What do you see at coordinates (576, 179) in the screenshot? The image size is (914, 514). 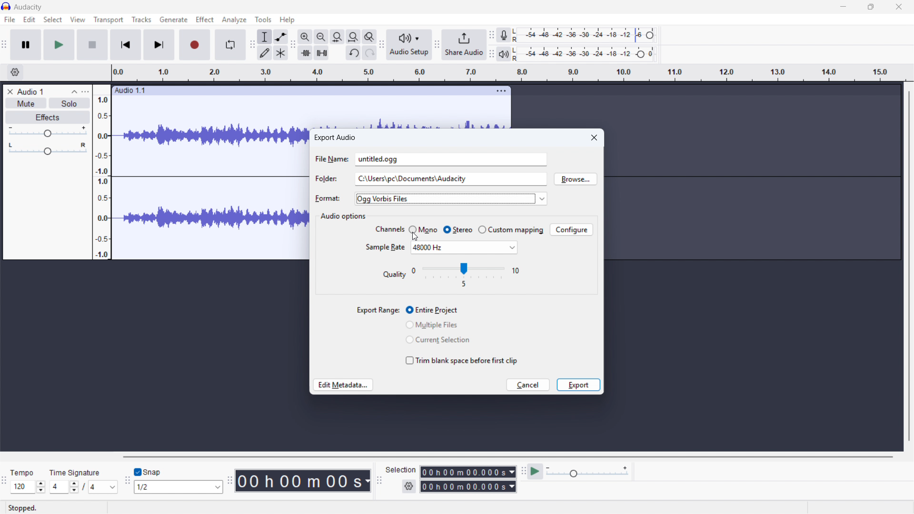 I see `Browse location ` at bounding box center [576, 179].